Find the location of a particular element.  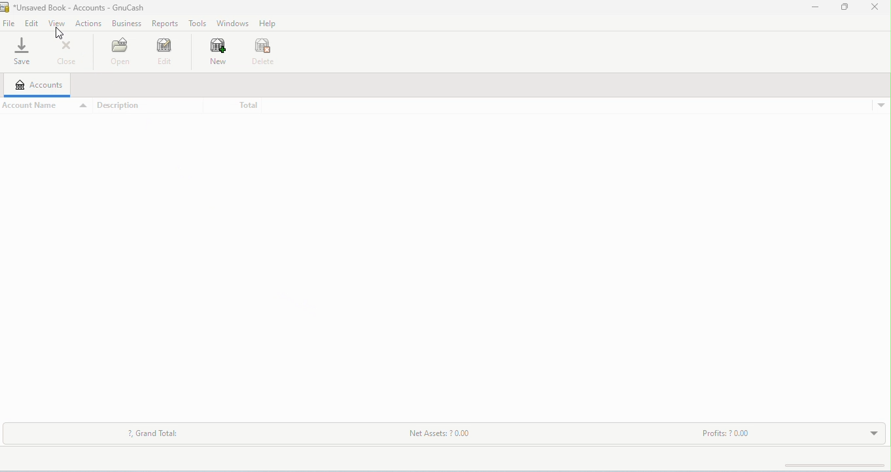

net assets is located at coordinates (451, 433).